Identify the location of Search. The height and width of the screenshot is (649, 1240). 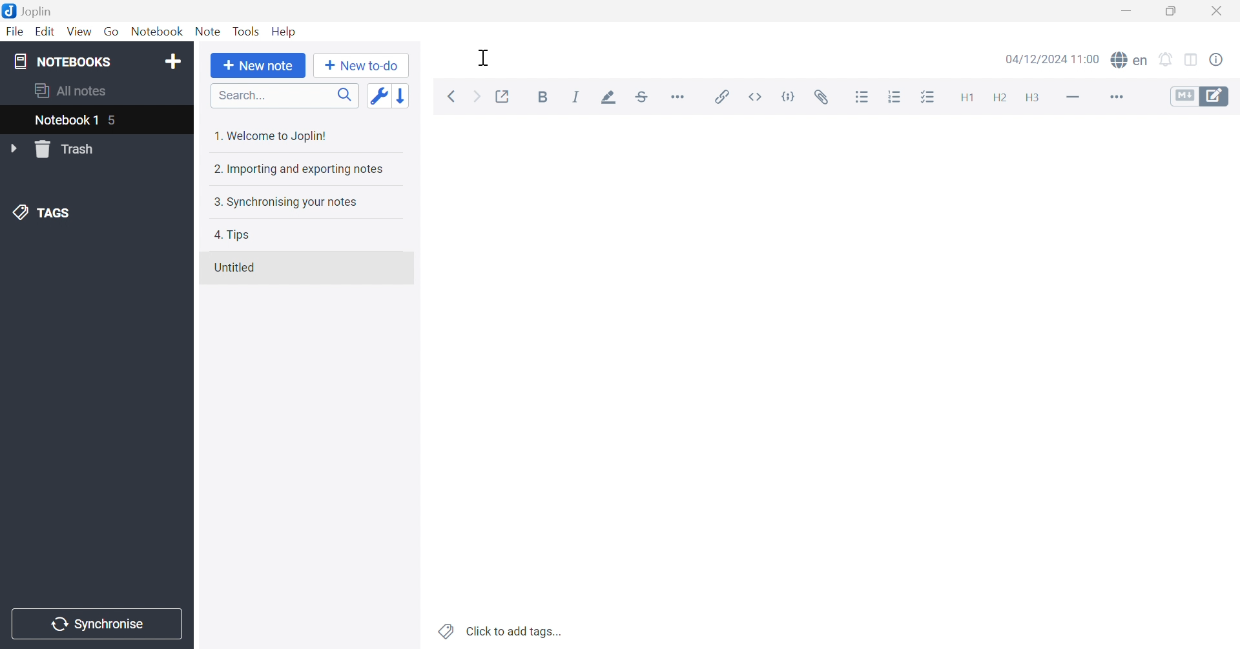
(285, 97).